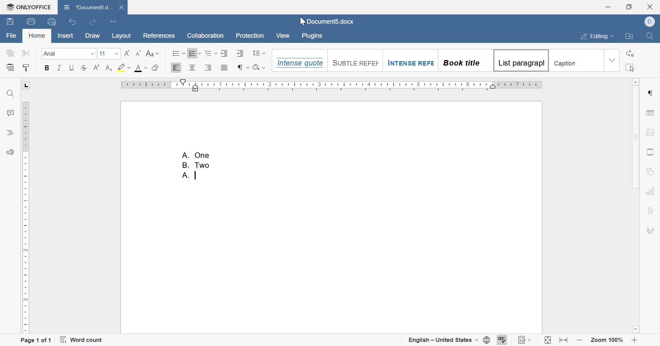 This screenshot has width=660, height=346. I want to click on Underline, so click(71, 68).